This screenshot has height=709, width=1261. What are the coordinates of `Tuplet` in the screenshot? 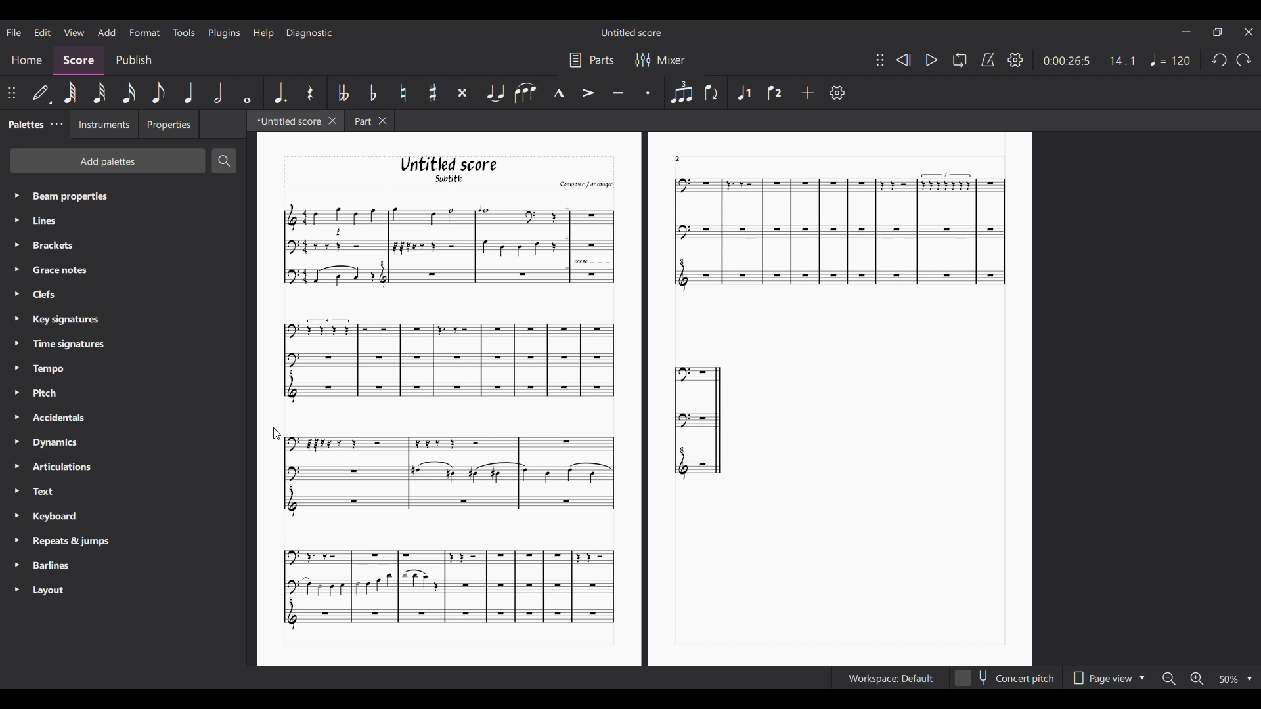 It's located at (681, 92).